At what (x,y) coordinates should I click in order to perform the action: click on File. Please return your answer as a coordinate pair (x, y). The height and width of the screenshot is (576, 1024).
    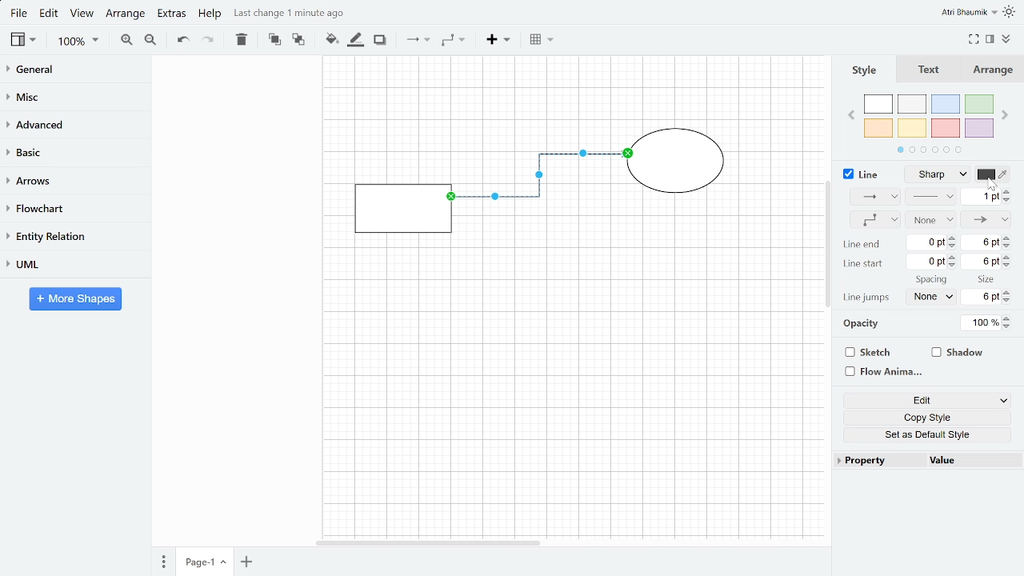
    Looking at the image, I should click on (18, 14).